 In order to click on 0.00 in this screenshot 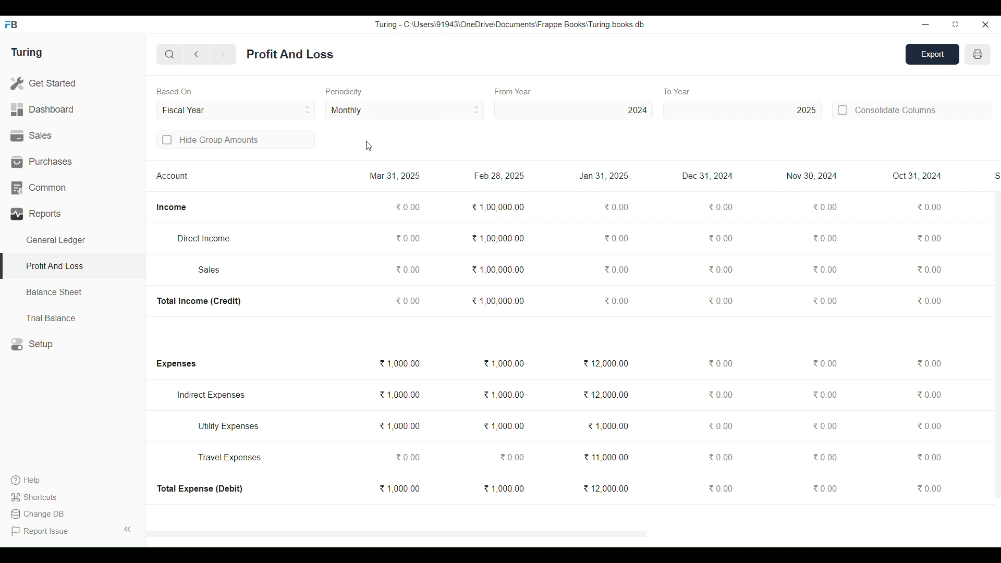, I will do `click(719, 457)`.